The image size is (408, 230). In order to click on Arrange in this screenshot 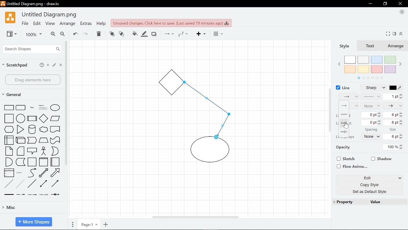, I will do `click(67, 24)`.